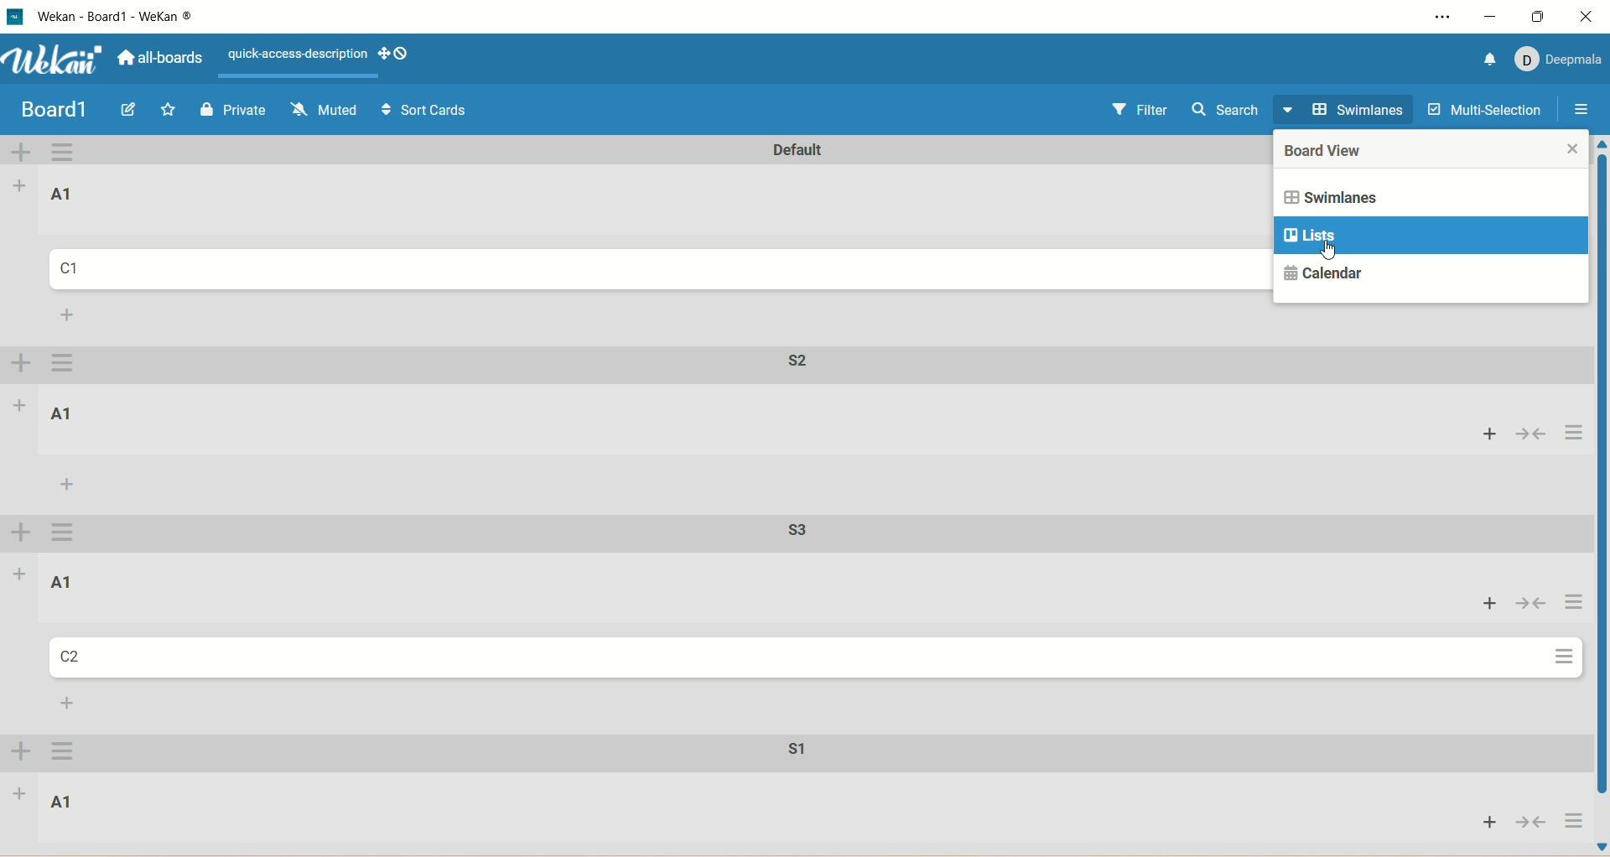  Describe the element at coordinates (1430, 236) in the screenshot. I see `lists` at that location.